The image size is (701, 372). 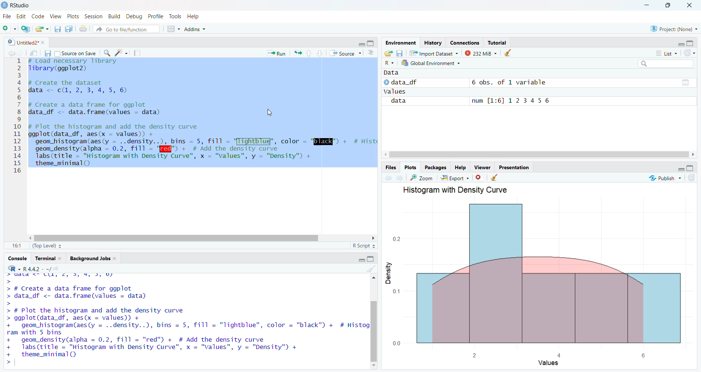 I want to click on load workspace, so click(x=388, y=53).